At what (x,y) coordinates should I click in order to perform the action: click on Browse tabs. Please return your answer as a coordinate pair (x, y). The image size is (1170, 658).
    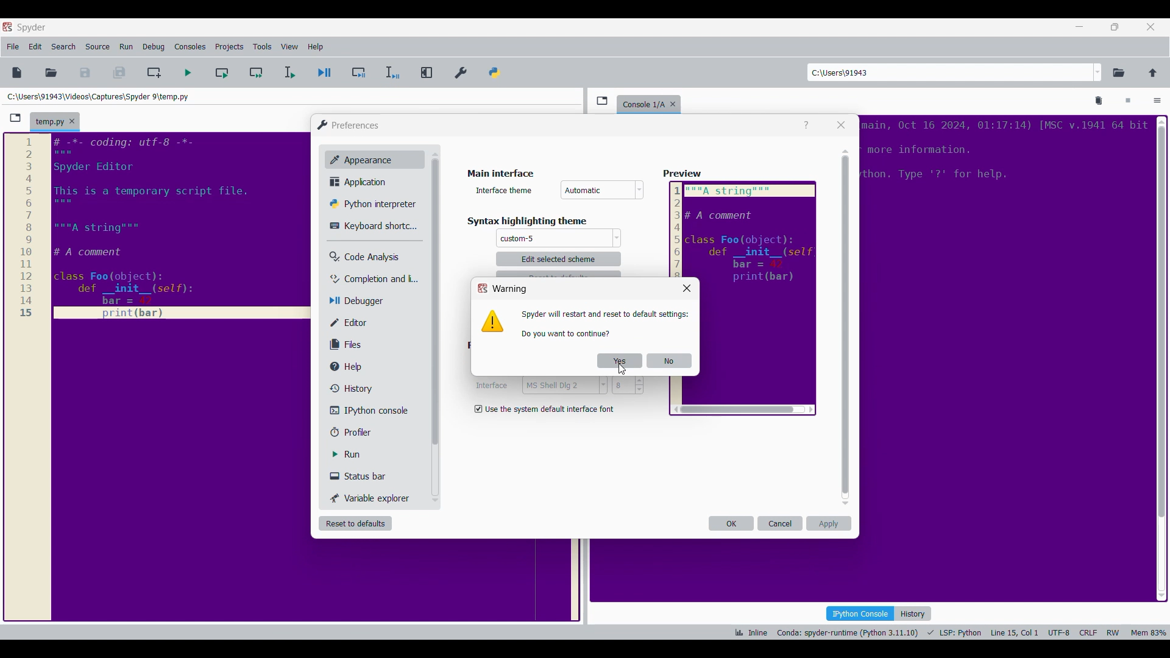
    Looking at the image, I should click on (15, 118).